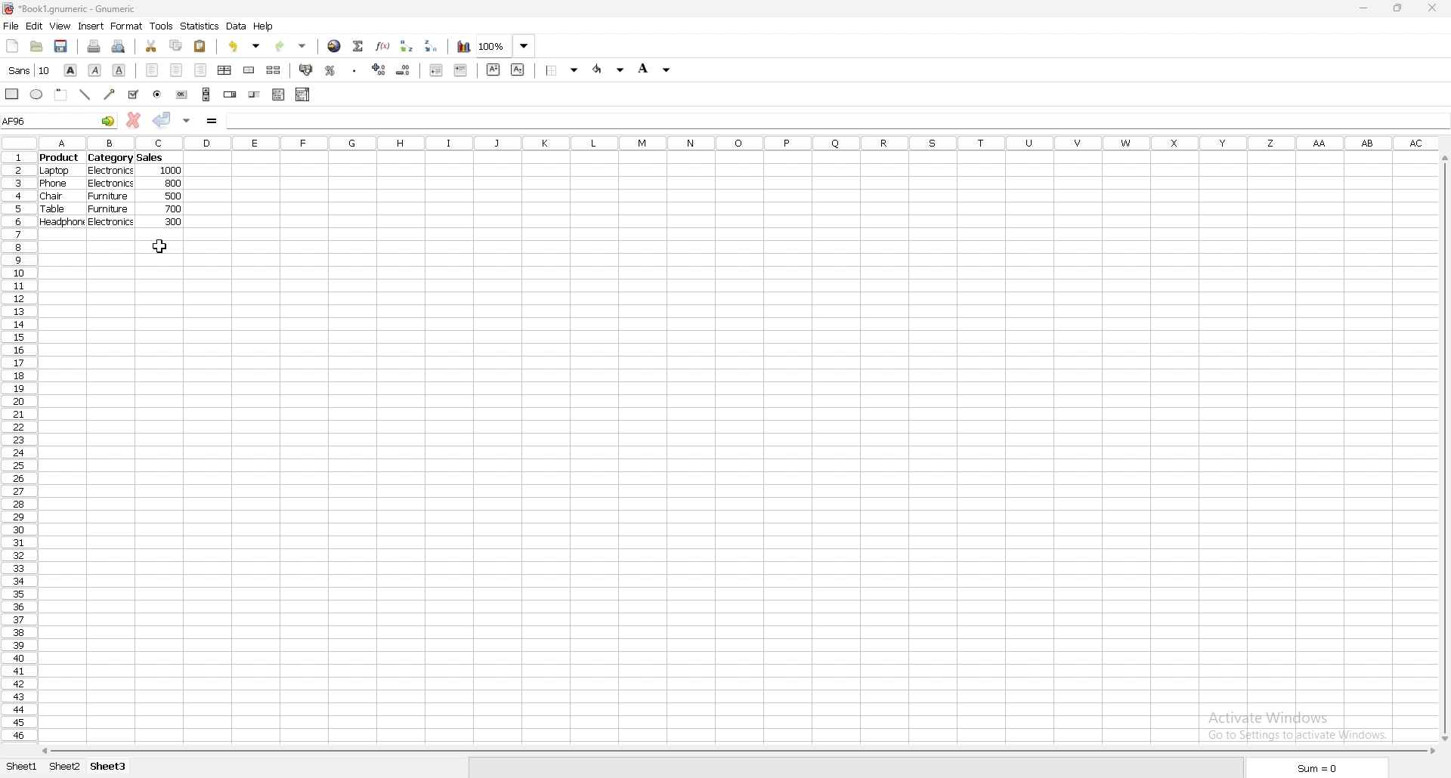 Image resolution: width=1451 pixels, height=778 pixels. What do you see at coordinates (1315, 767) in the screenshot?
I see `sum` at bounding box center [1315, 767].